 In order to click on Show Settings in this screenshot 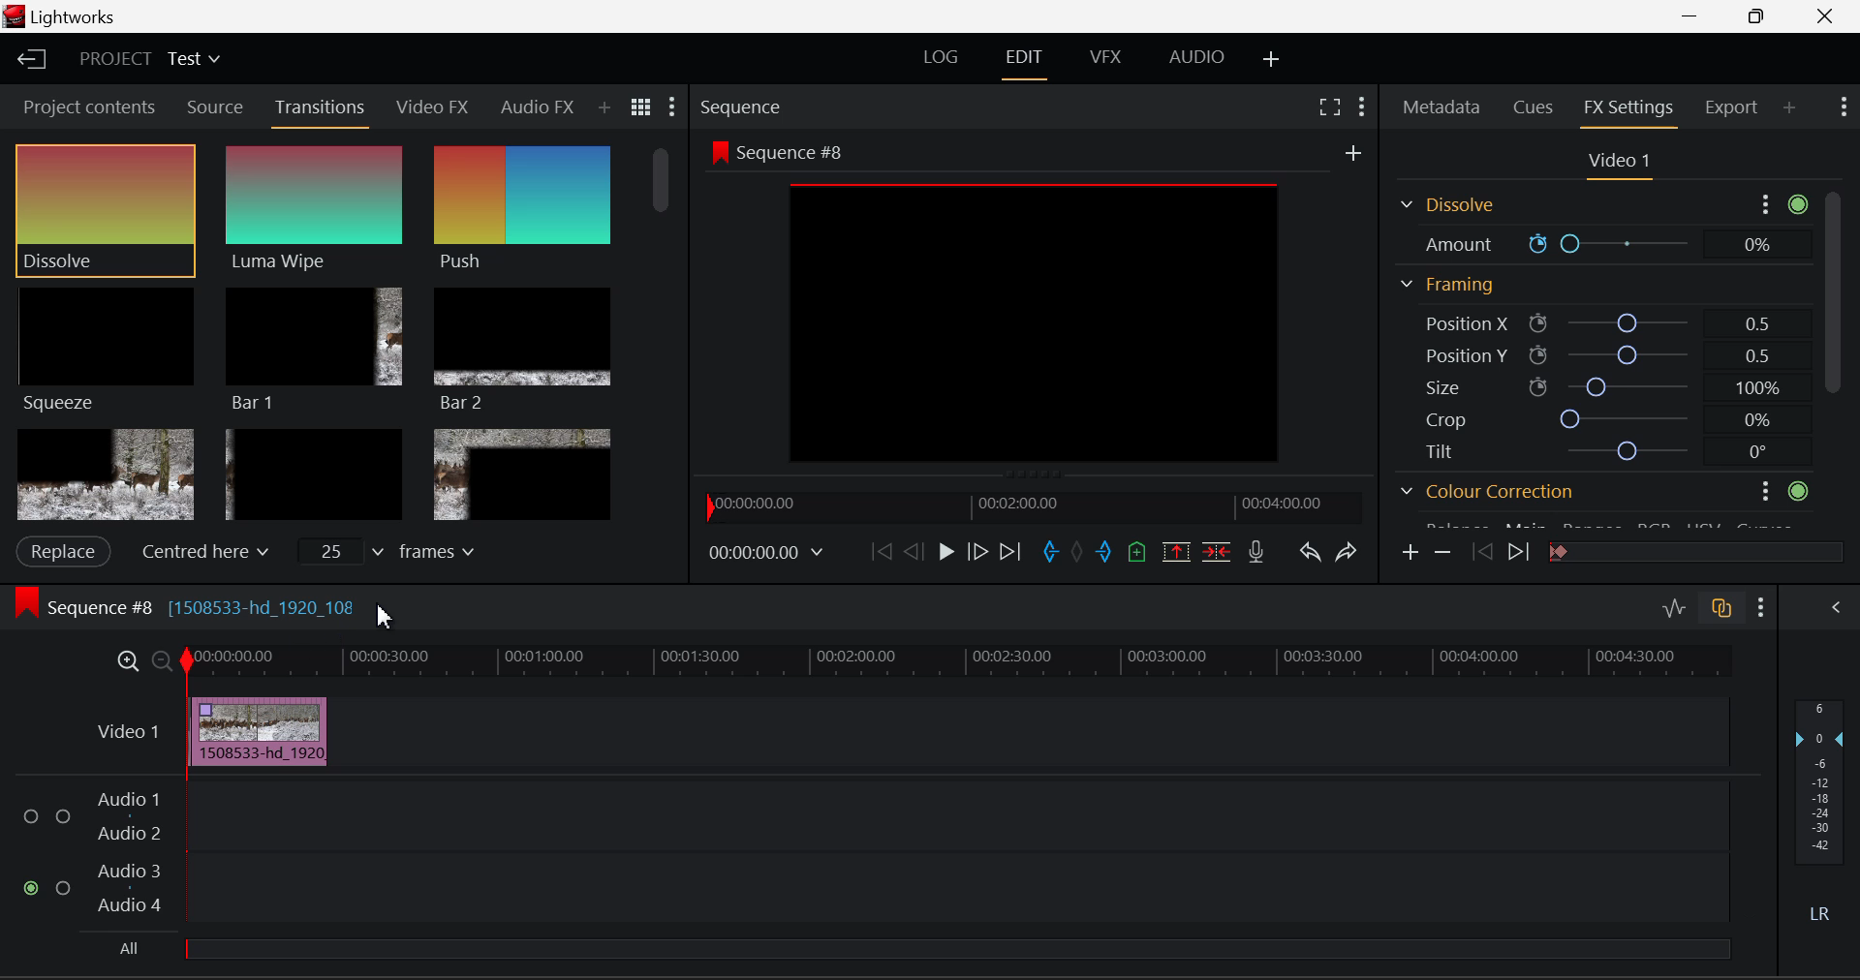, I will do `click(672, 107)`.